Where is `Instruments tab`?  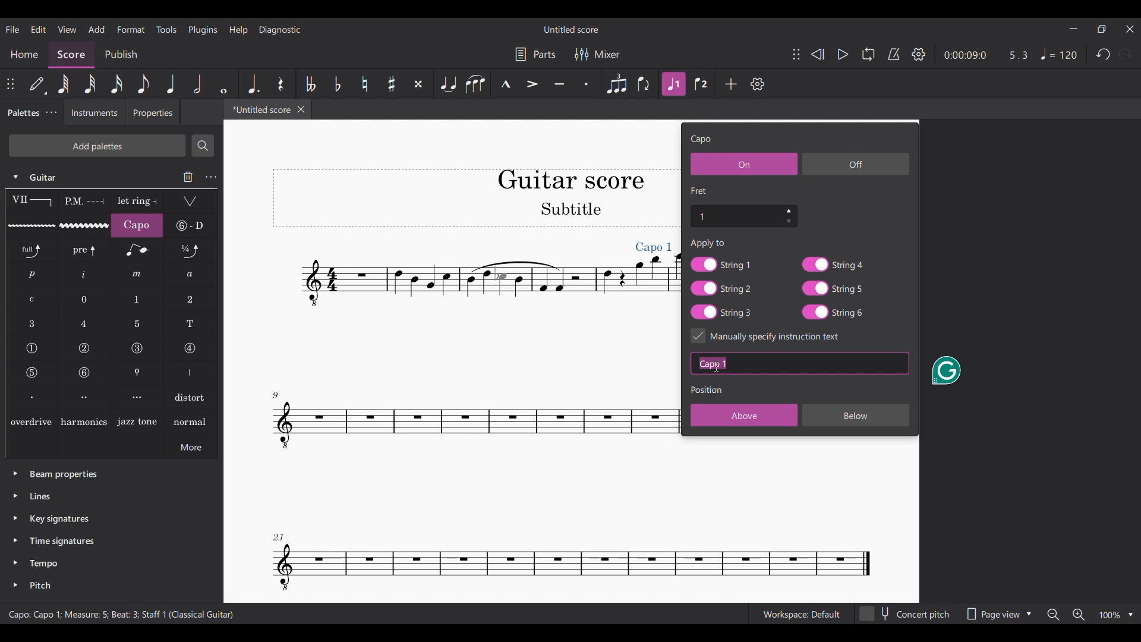 Instruments tab is located at coordinates (94, 112).